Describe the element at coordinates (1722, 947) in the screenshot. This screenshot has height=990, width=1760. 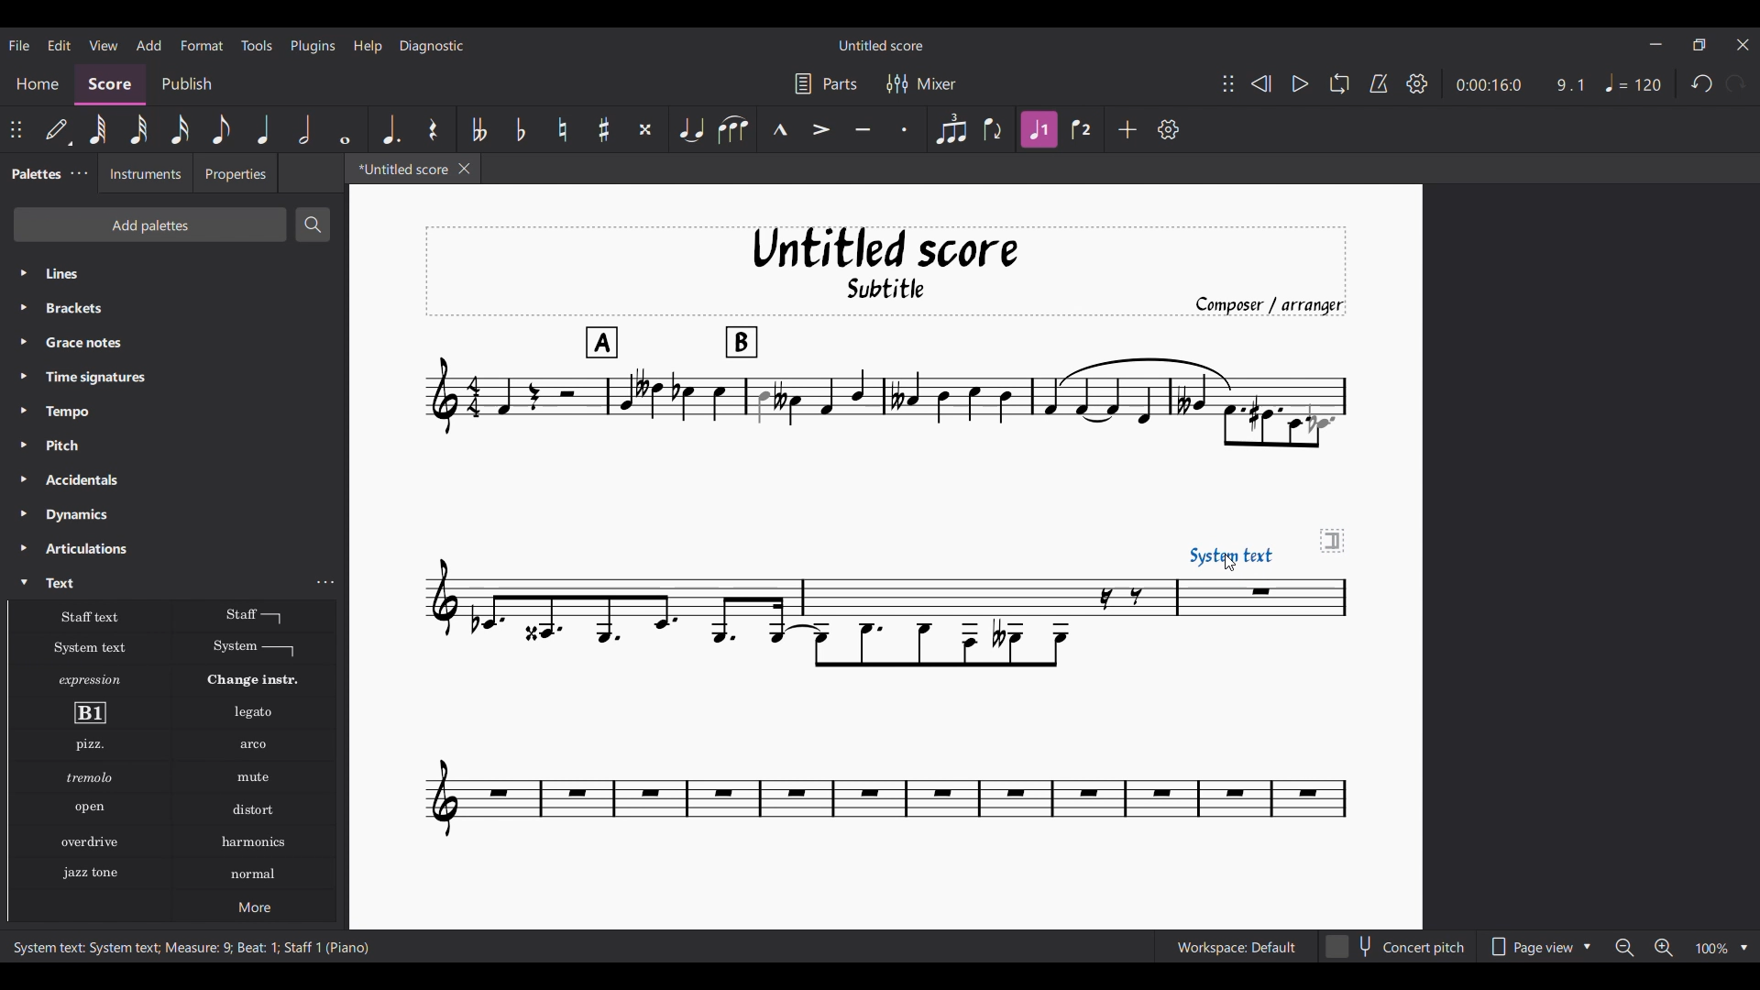
I see `Zoom options` at that location.